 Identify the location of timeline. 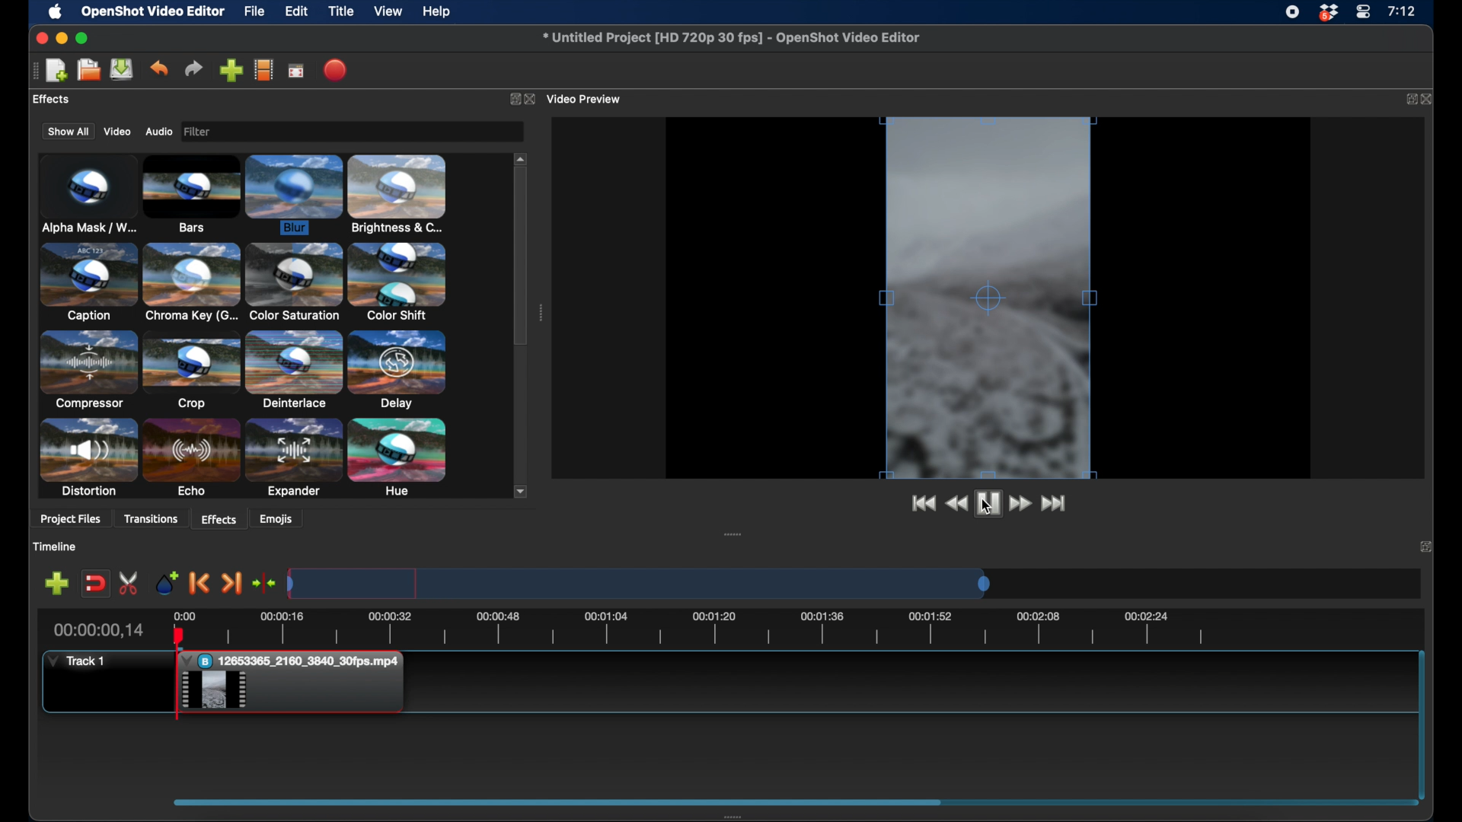
(54, 546).